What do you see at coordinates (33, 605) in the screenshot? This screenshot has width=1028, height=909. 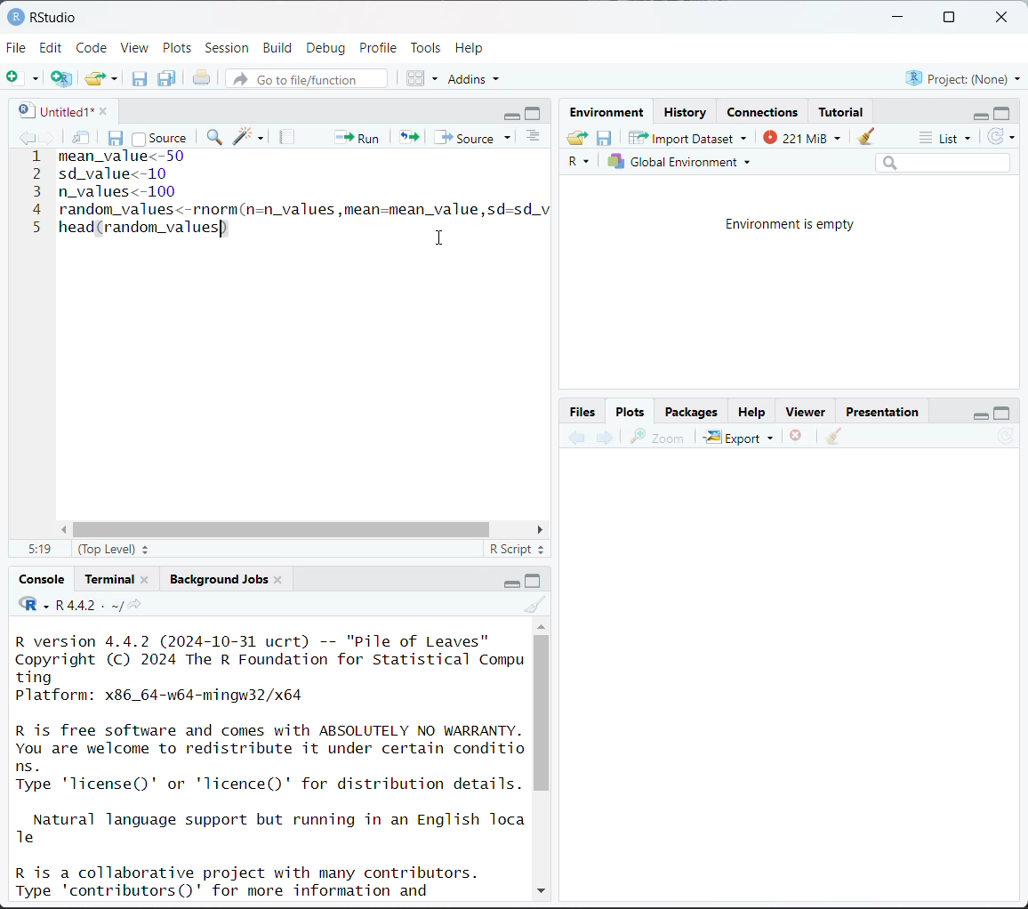 I see `code` at bounding box center [33, 605].